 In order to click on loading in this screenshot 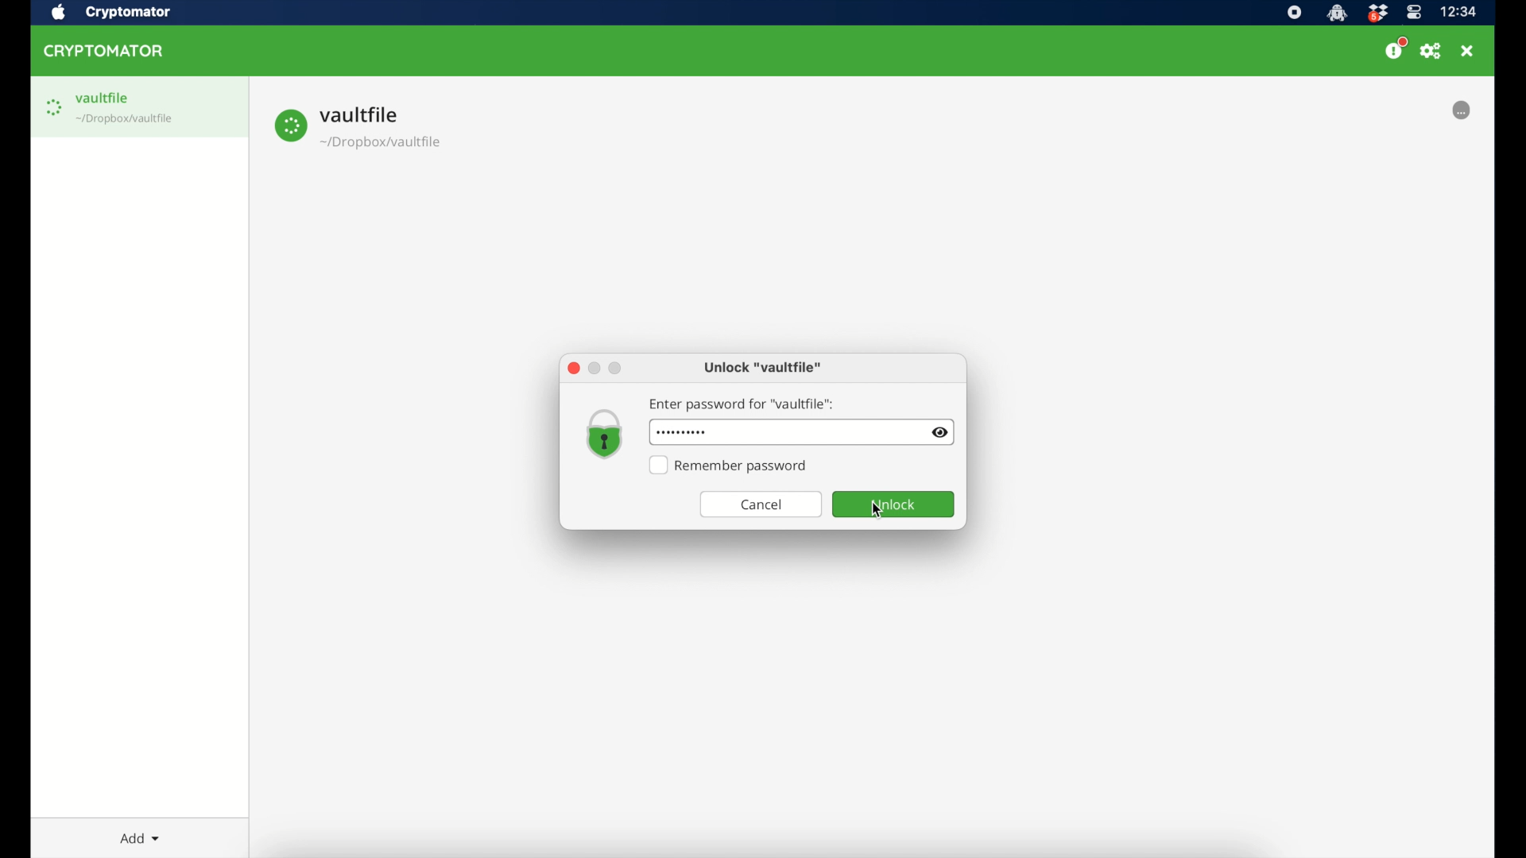, I will do `click(1461, 110)`.